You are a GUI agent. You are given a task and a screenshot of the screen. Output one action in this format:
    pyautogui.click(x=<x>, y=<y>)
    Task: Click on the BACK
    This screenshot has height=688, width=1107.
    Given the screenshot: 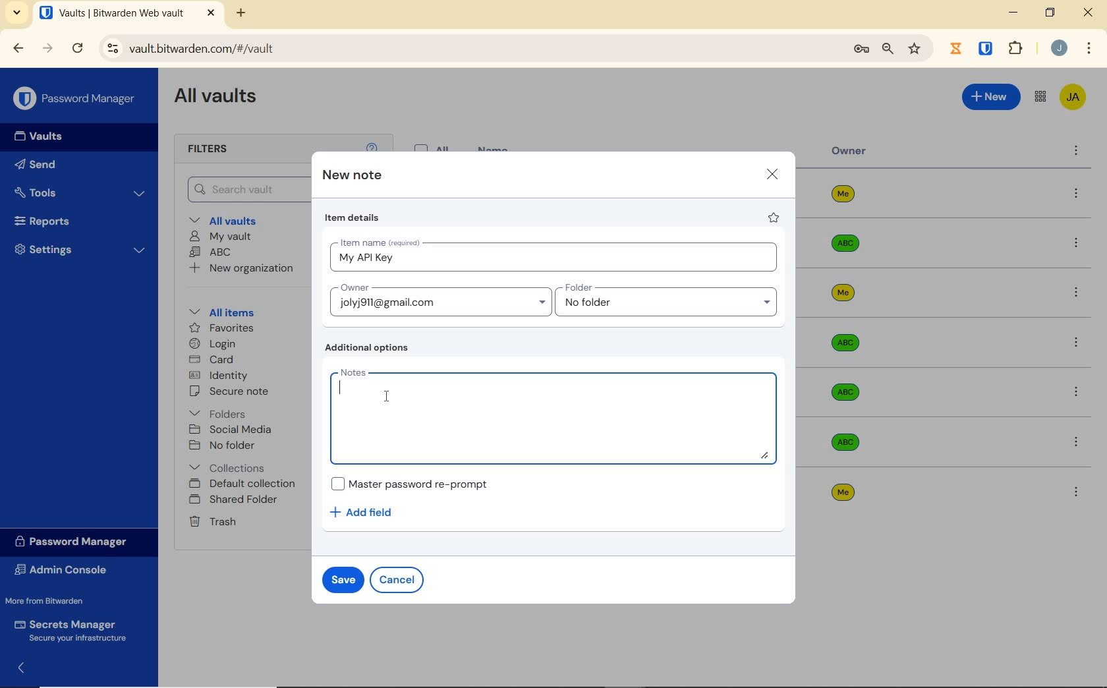 What is the action you would take?
    pyautogui.click(x=18, y=47)
    